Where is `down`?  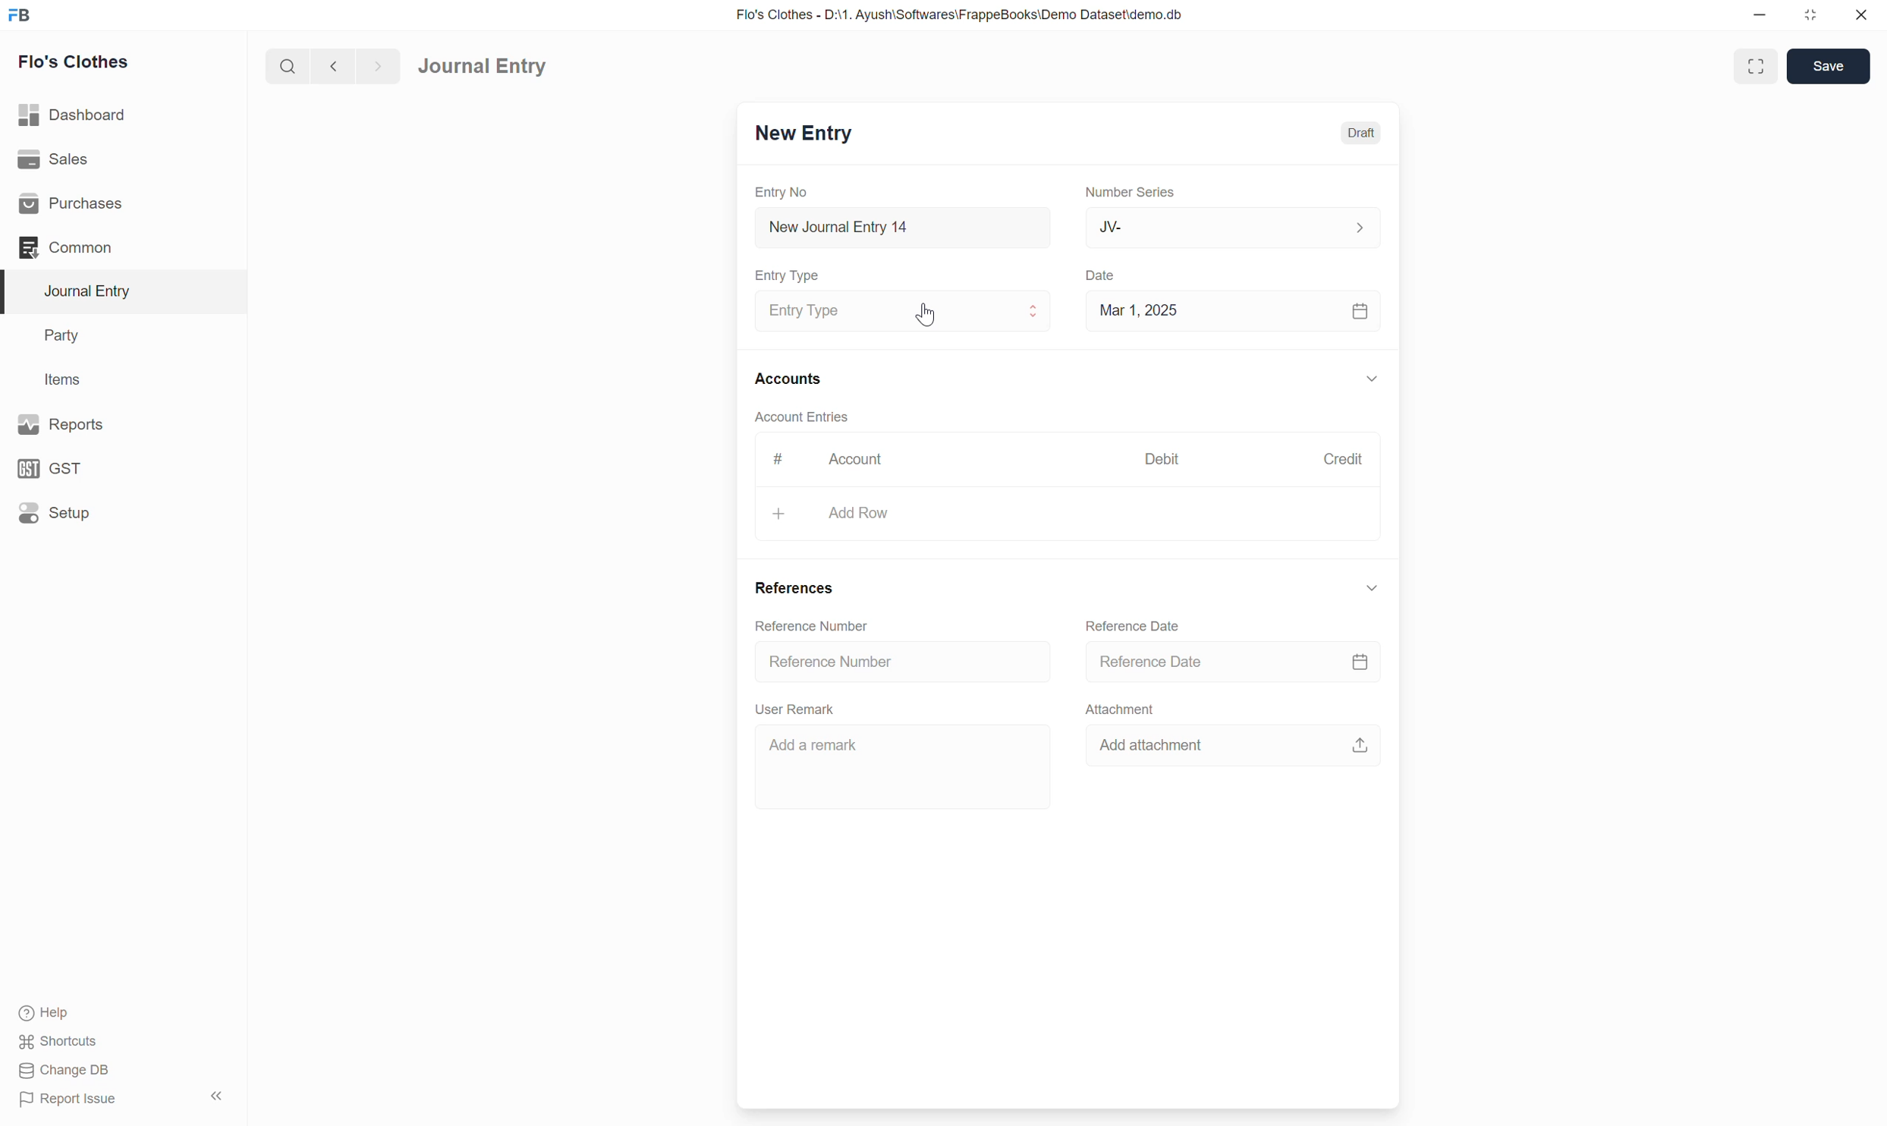 down is located at coordinates (1372, 587).